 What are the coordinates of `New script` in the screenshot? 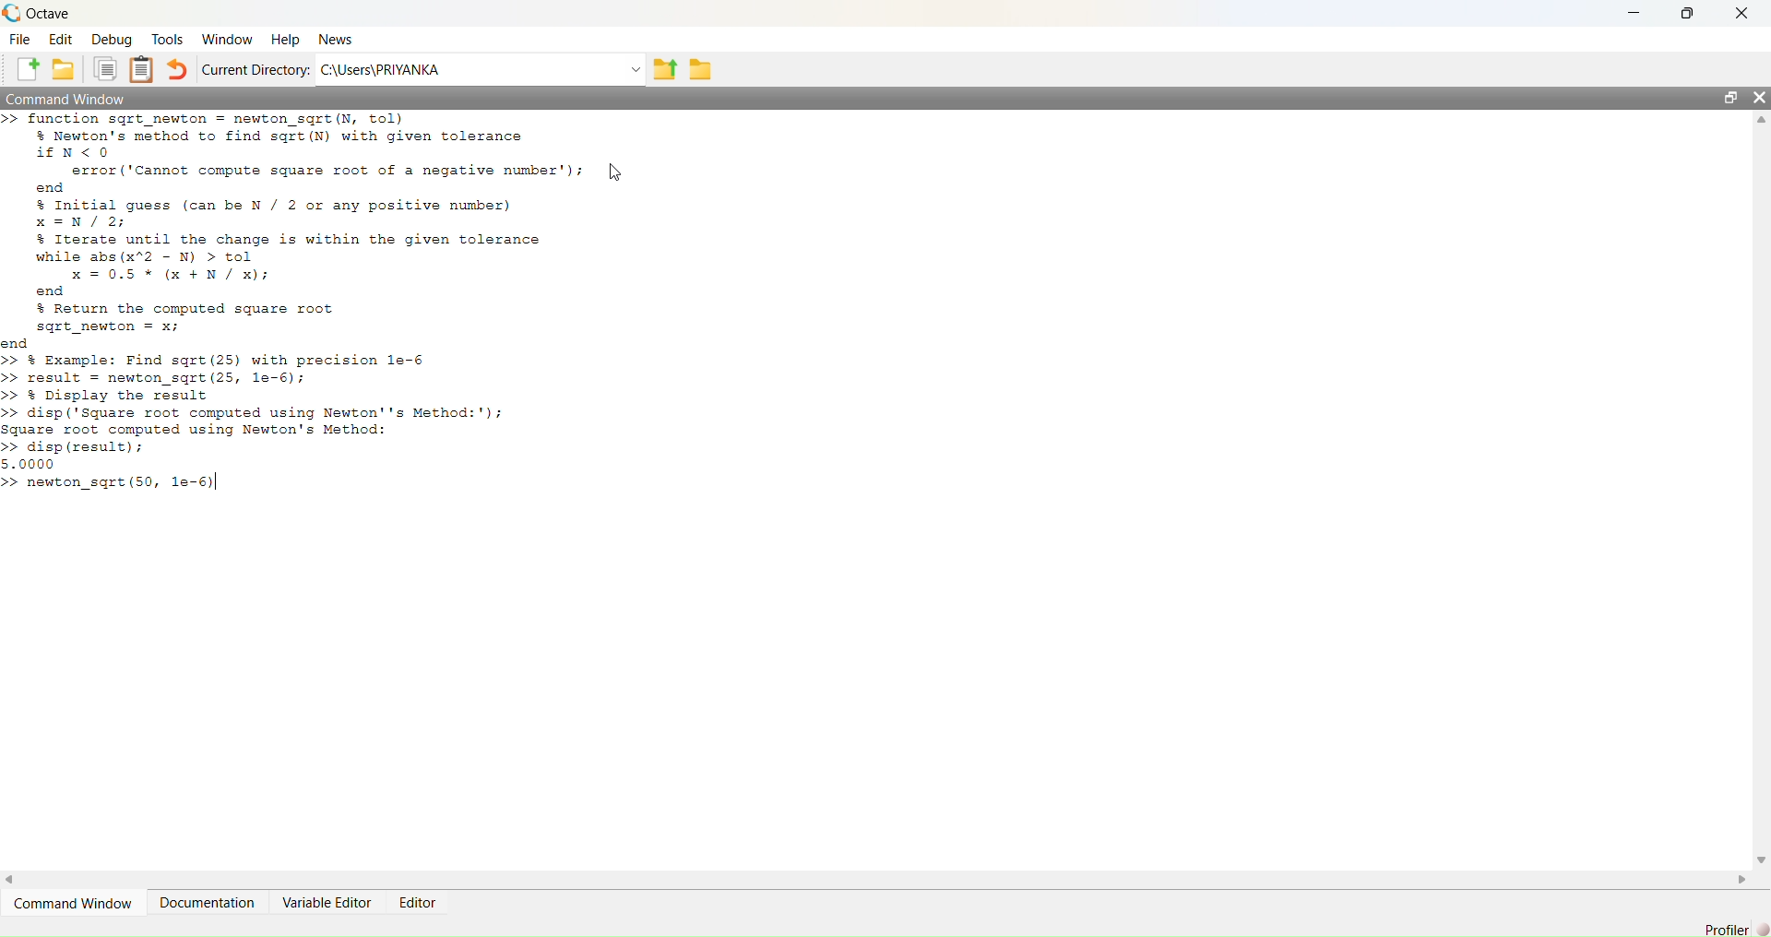 It's located at (29, 69).